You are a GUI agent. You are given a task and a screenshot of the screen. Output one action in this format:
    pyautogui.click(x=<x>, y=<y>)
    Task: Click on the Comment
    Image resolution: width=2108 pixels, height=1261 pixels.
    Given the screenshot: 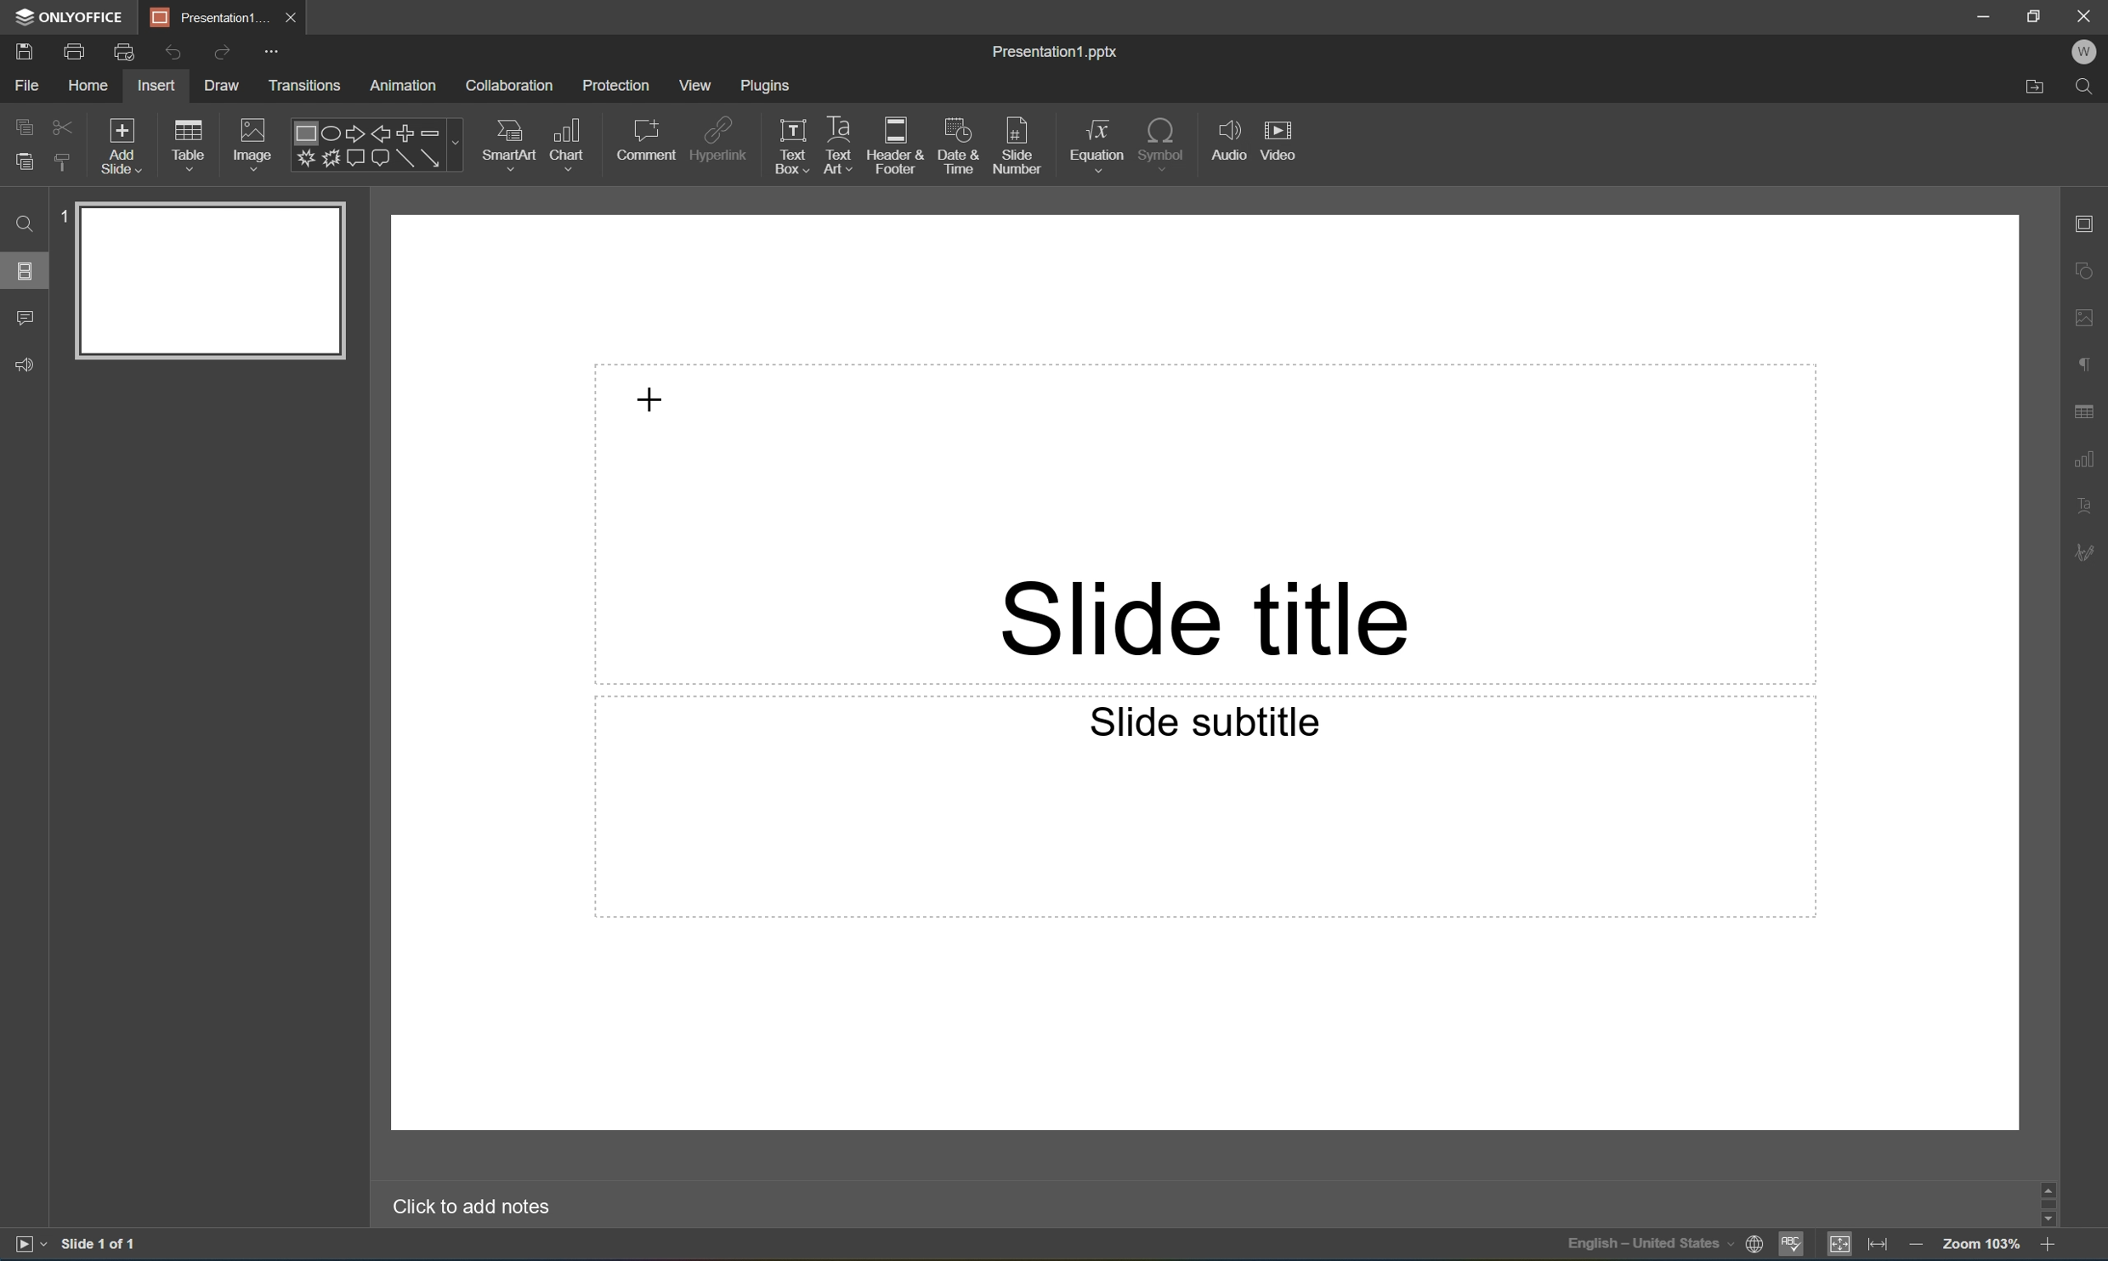 What is the action you would take?
    pyautogui.click(x=649, y=139)
    